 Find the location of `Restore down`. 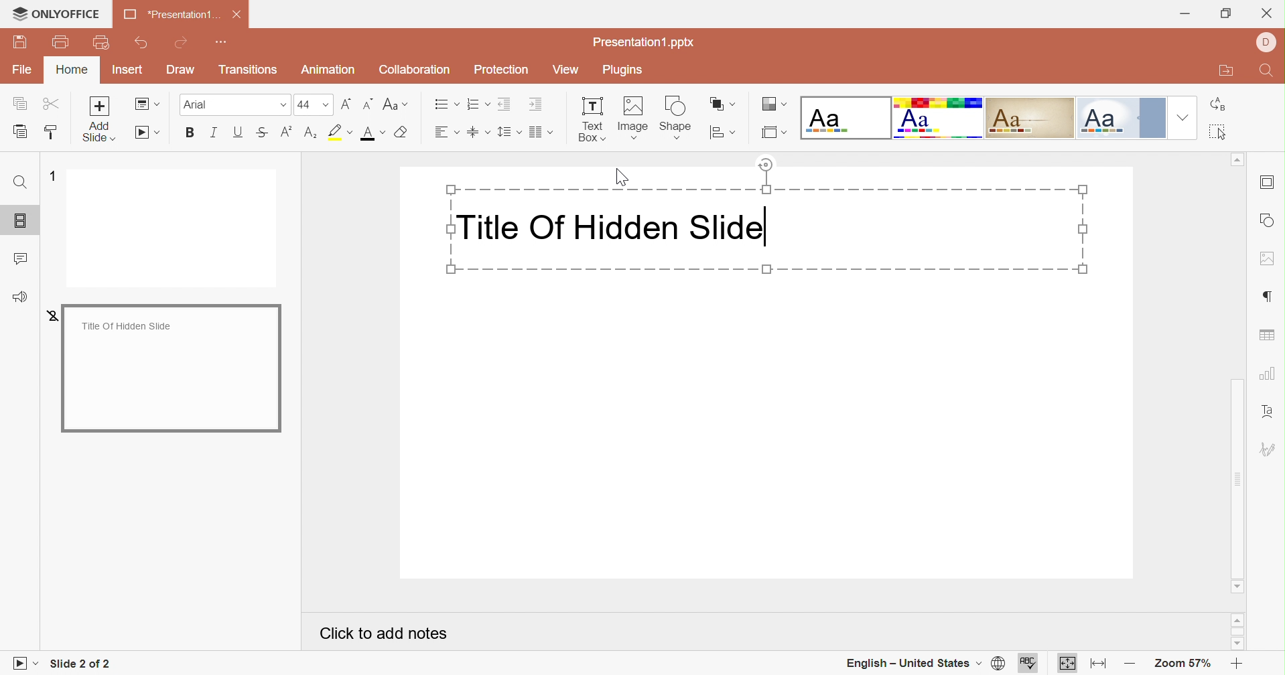

Restore down is located at coordinates (1225, 15).